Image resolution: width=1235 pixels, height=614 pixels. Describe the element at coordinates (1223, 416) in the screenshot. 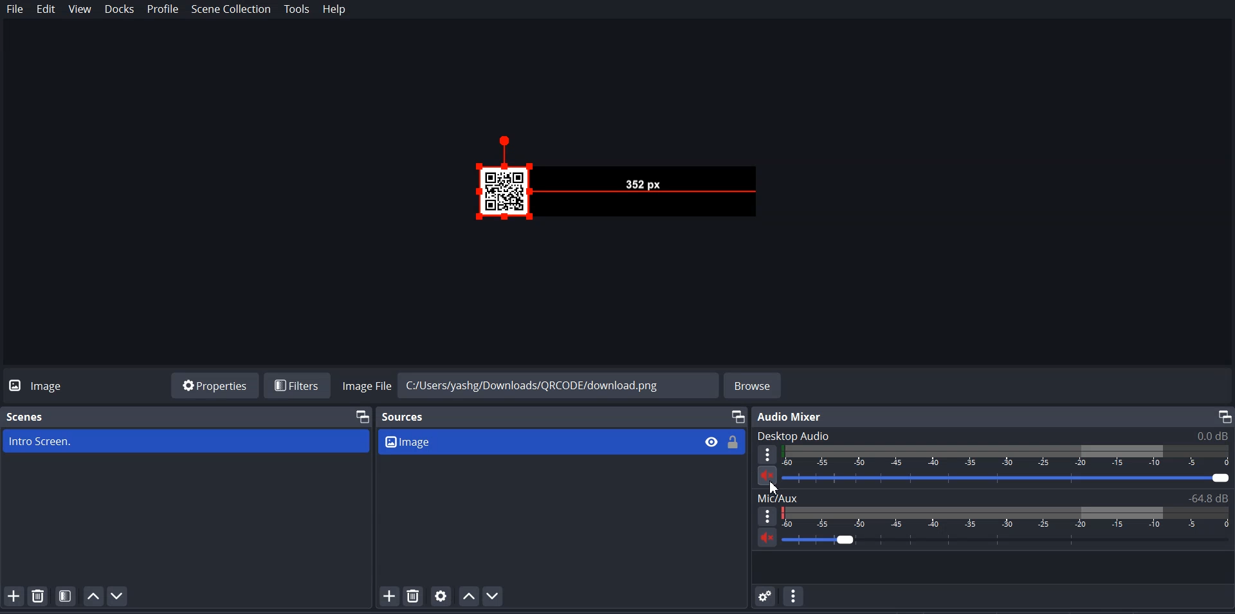

I see `Maximize` at that location.